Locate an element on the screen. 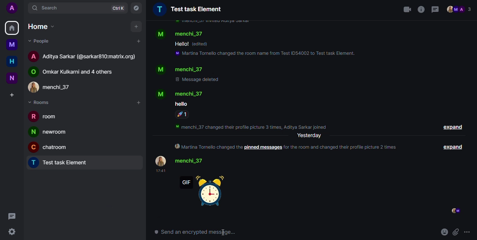 This screenshot has height=240, width=477. menchi_37 is located at coordinates (56, 87).